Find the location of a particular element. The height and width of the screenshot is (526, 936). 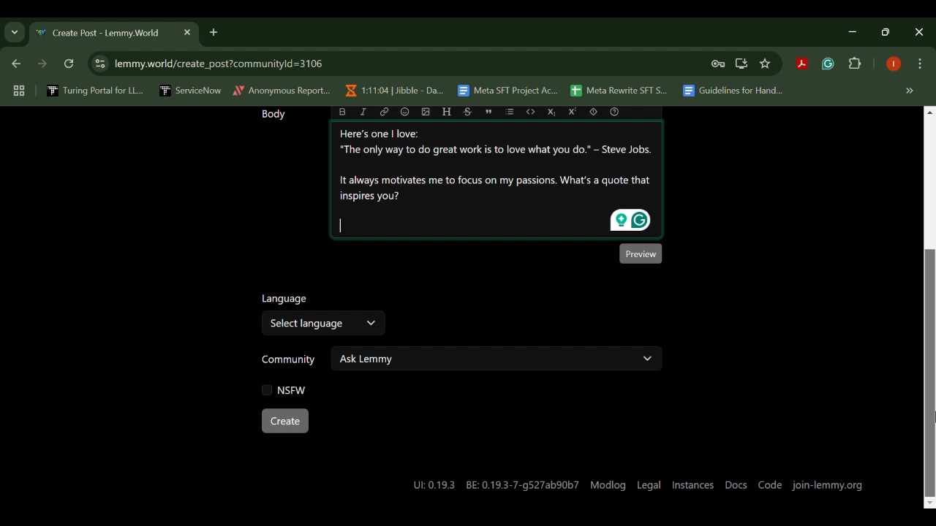

Subscript is located at coordinates (551, 112).